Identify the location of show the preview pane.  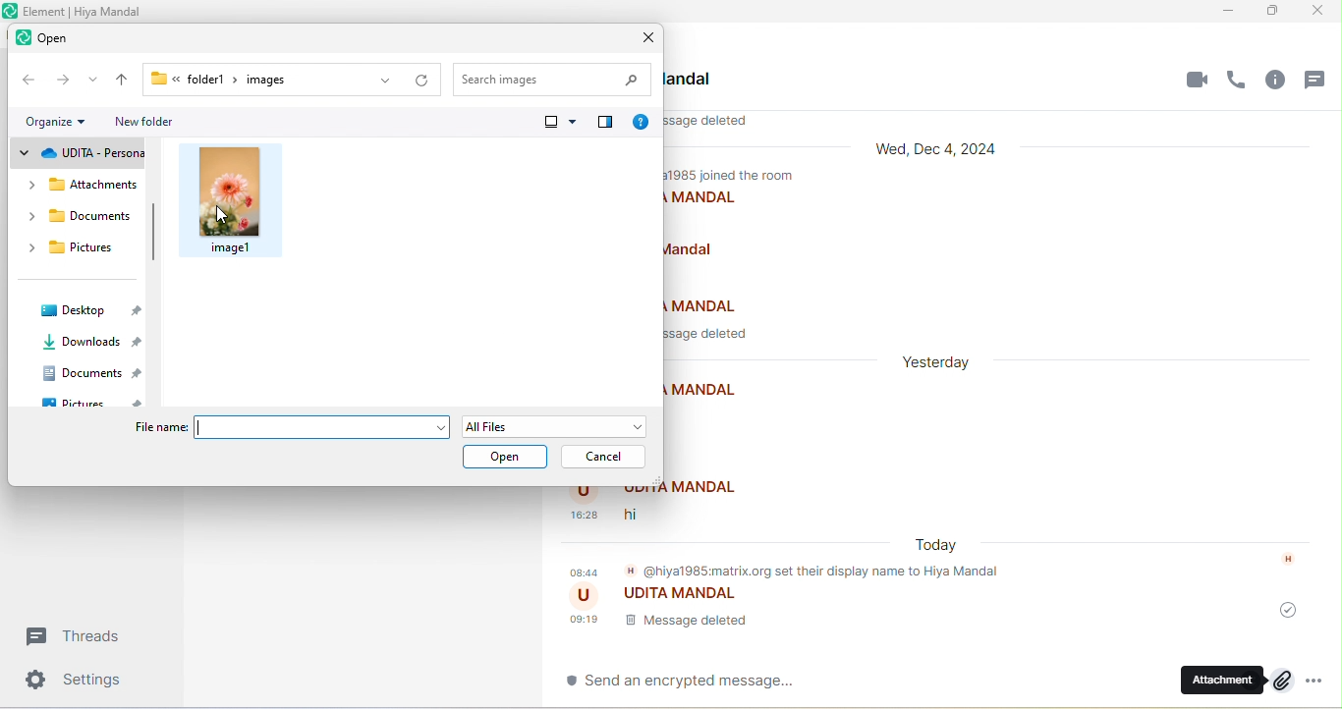
(603, 122).